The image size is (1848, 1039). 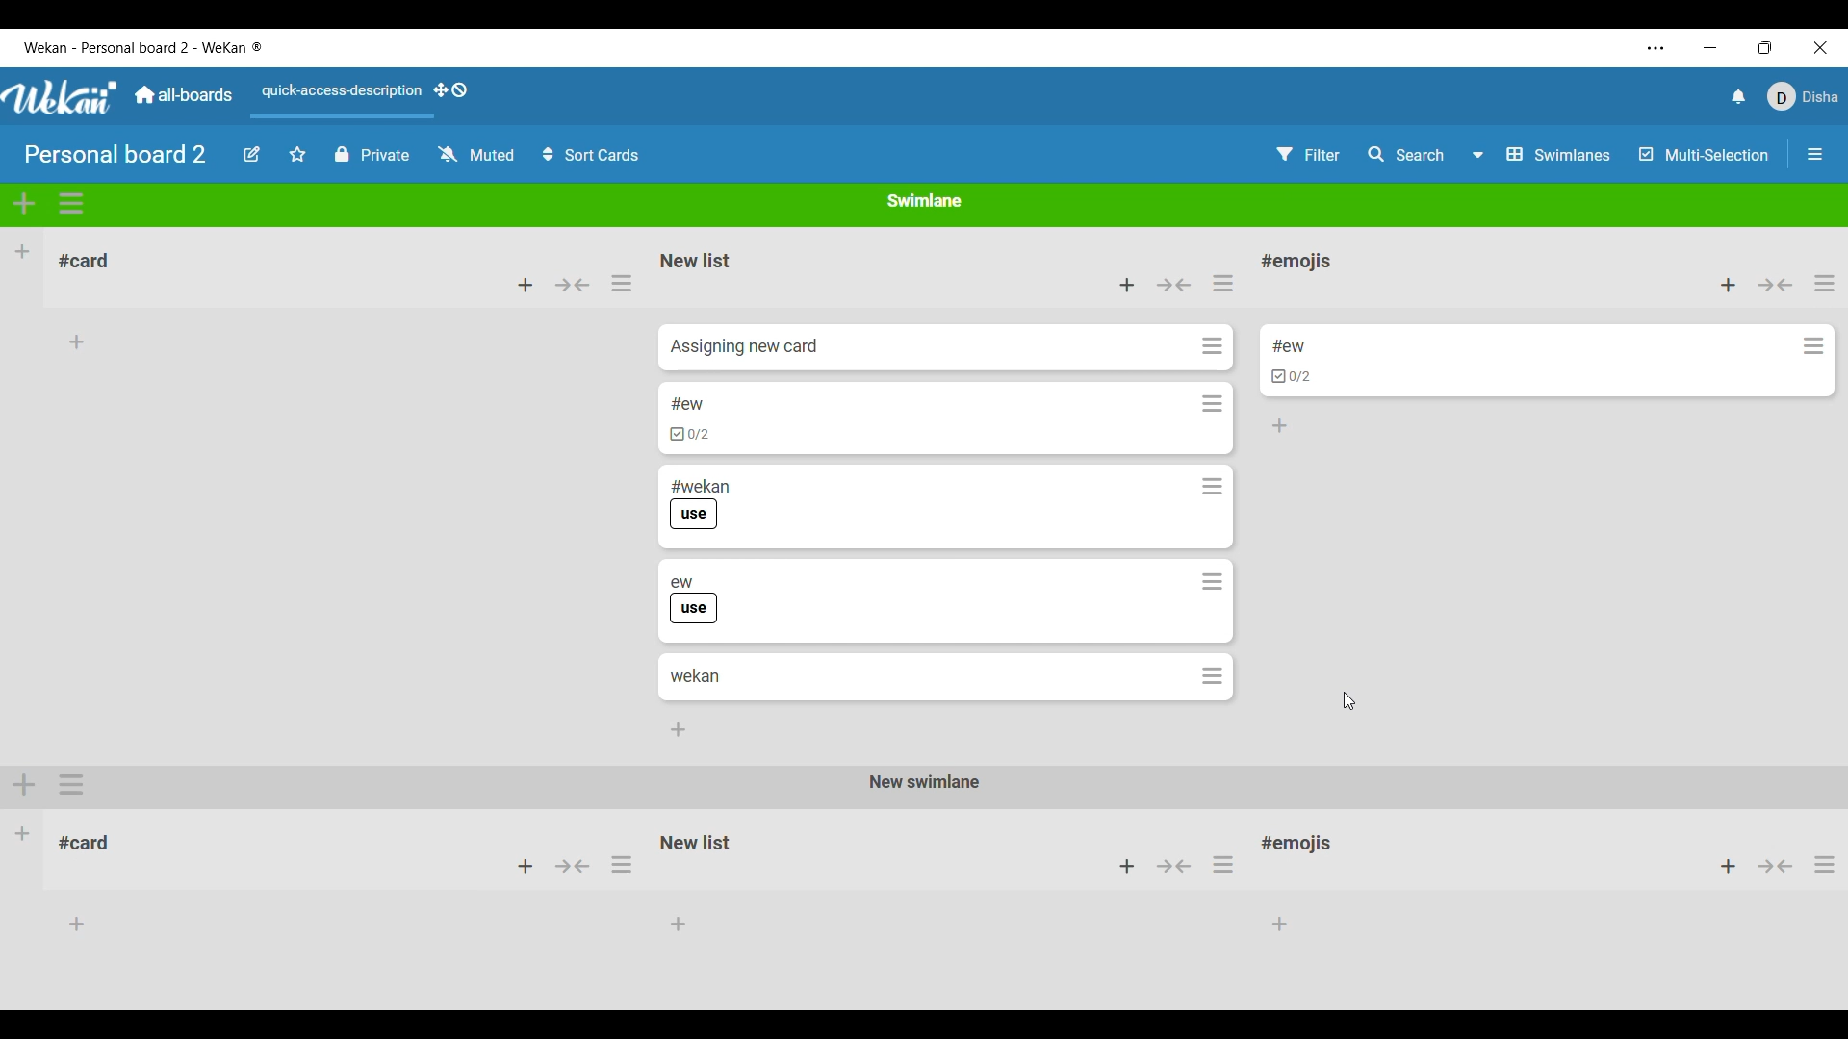 What do you see at coordinates (1775, 285) in the screenshot?
I see `Collapse` at bounding box center [1775, 285].